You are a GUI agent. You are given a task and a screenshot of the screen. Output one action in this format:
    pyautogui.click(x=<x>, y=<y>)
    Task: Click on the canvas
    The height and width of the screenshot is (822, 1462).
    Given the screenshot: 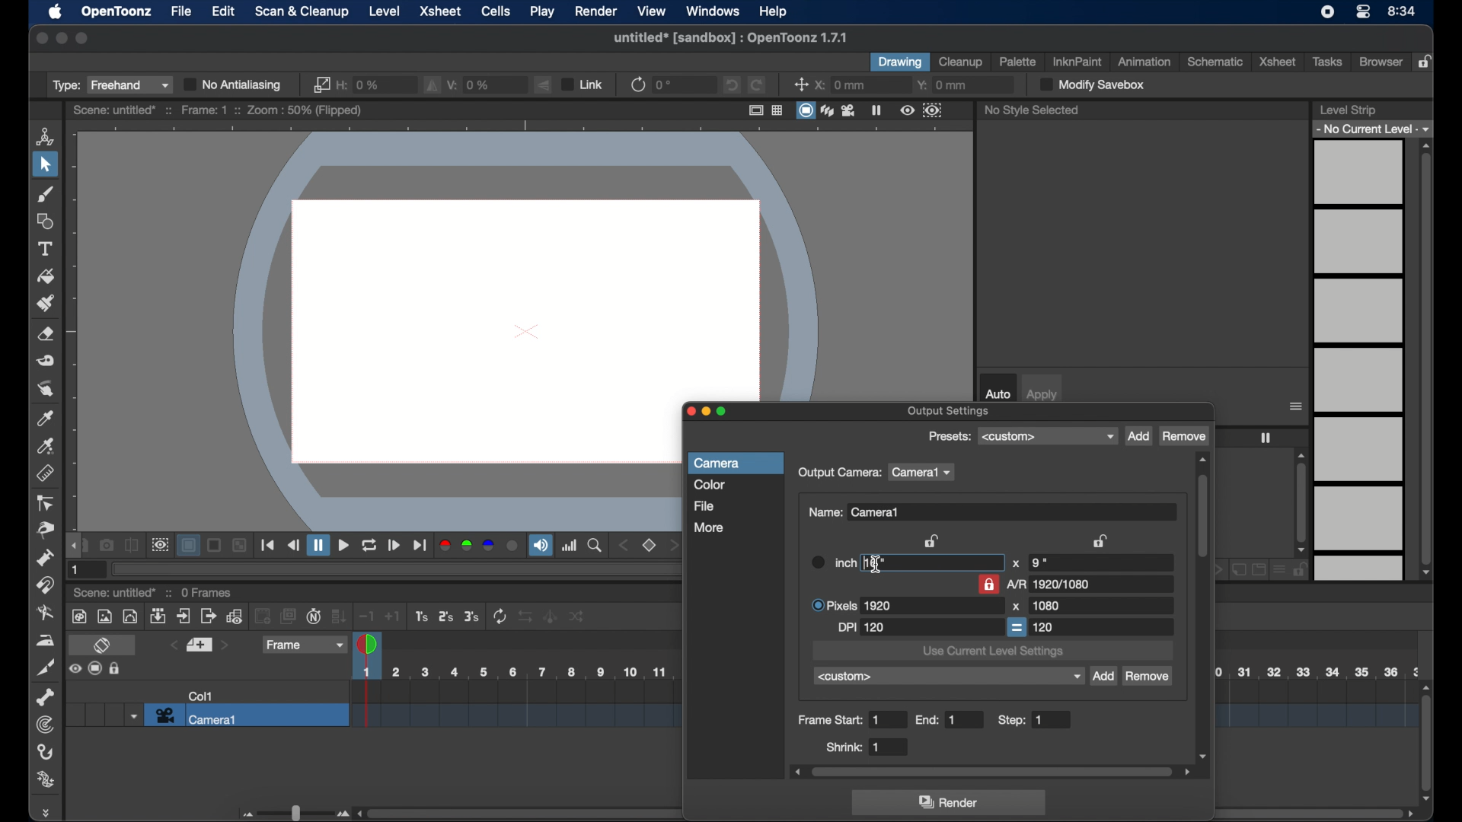 What is the action you would take?
    pyautogui.click(x=521, y=265)
    